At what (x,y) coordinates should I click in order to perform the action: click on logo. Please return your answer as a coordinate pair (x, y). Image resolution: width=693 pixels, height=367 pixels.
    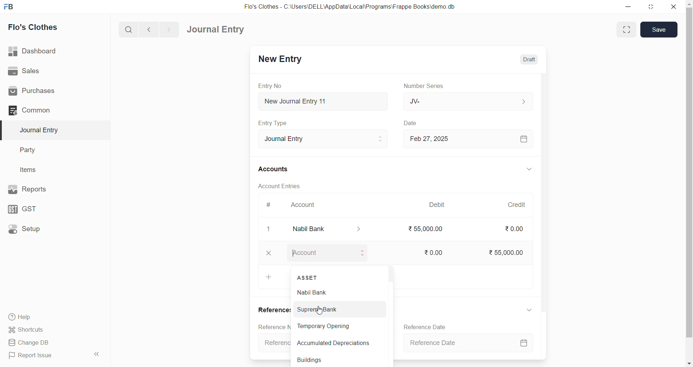
    Looking at the image, I should click on (11, 6).